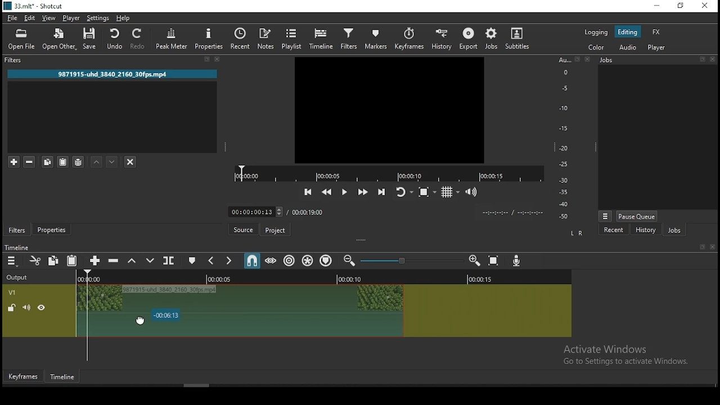 The height and width of the screenshot is (405, 720). I want to click on open file, so click(22, 40).